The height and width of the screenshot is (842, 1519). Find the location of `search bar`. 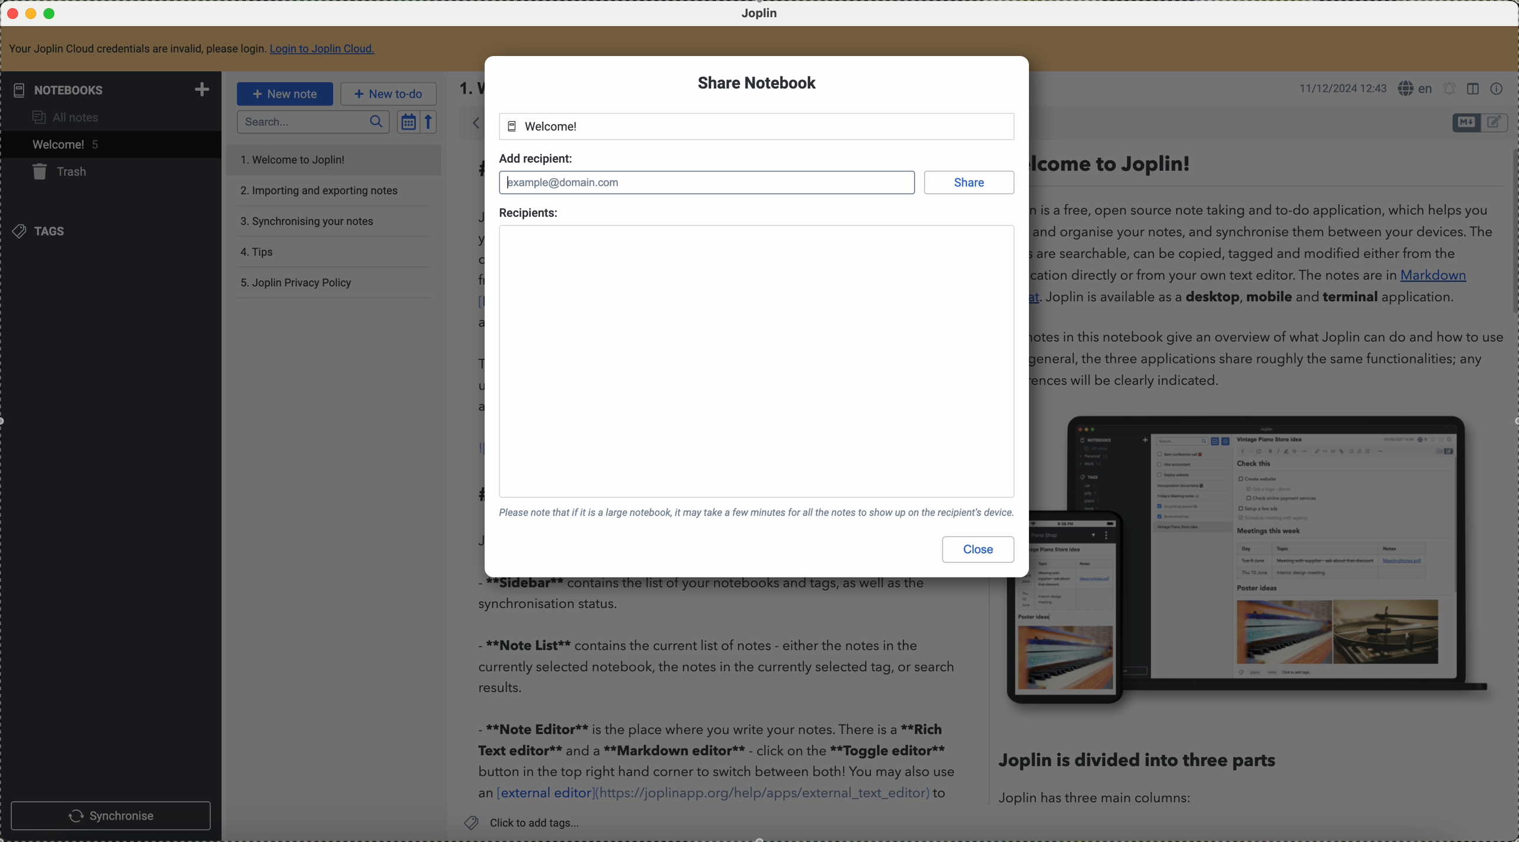

search bar is located at coordinates (313, 123).